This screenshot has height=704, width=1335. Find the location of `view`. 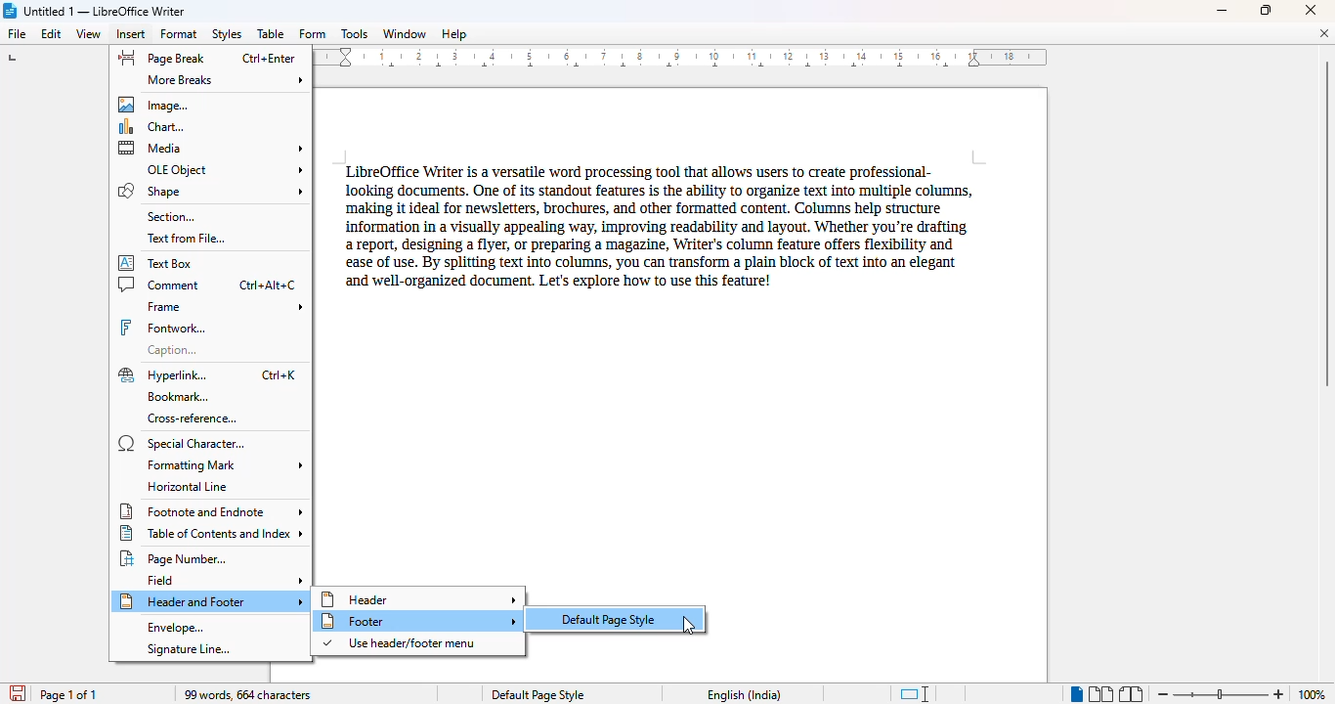

view is located at coordinates (88, 34).